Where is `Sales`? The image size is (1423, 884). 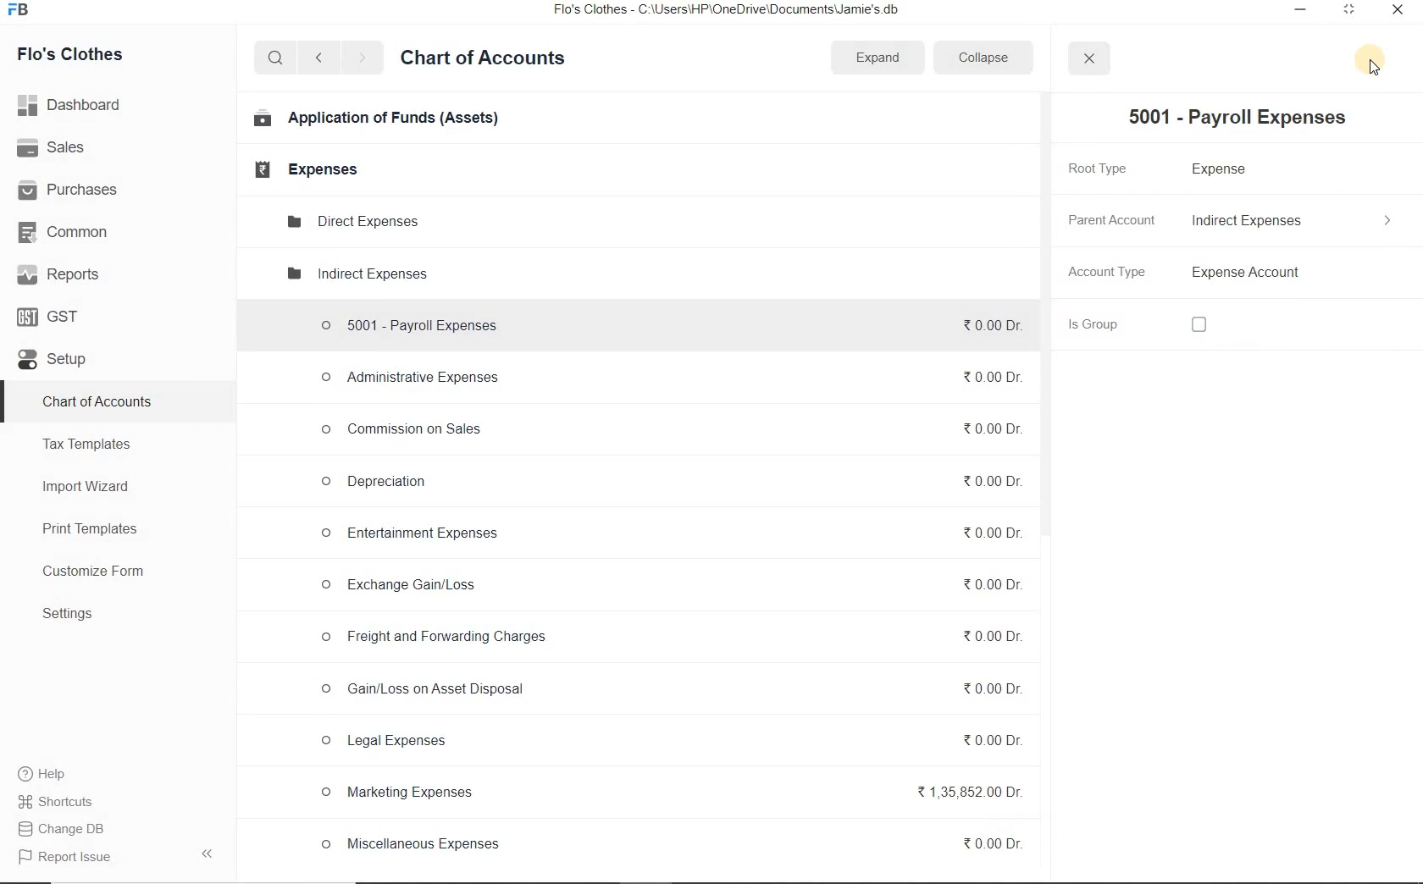 Sales is located at coordinates (54, 147).